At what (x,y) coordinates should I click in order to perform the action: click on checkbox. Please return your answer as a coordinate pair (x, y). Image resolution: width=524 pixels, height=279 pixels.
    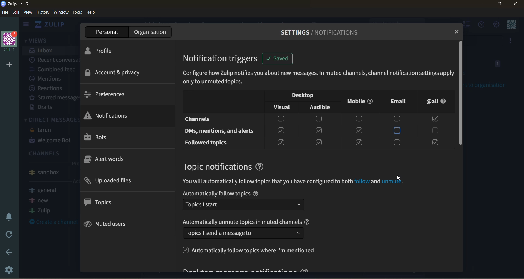
    Looking at the image, I should click on (359, 130).